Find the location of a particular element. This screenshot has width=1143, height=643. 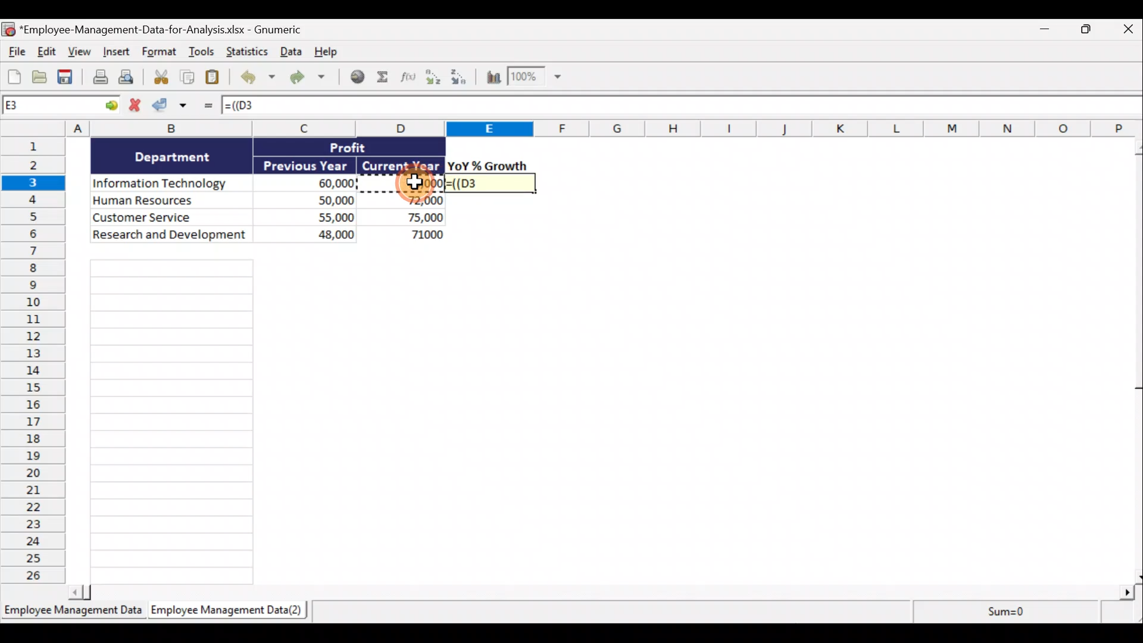

sum=0 is located at coordinates (1026, 613).